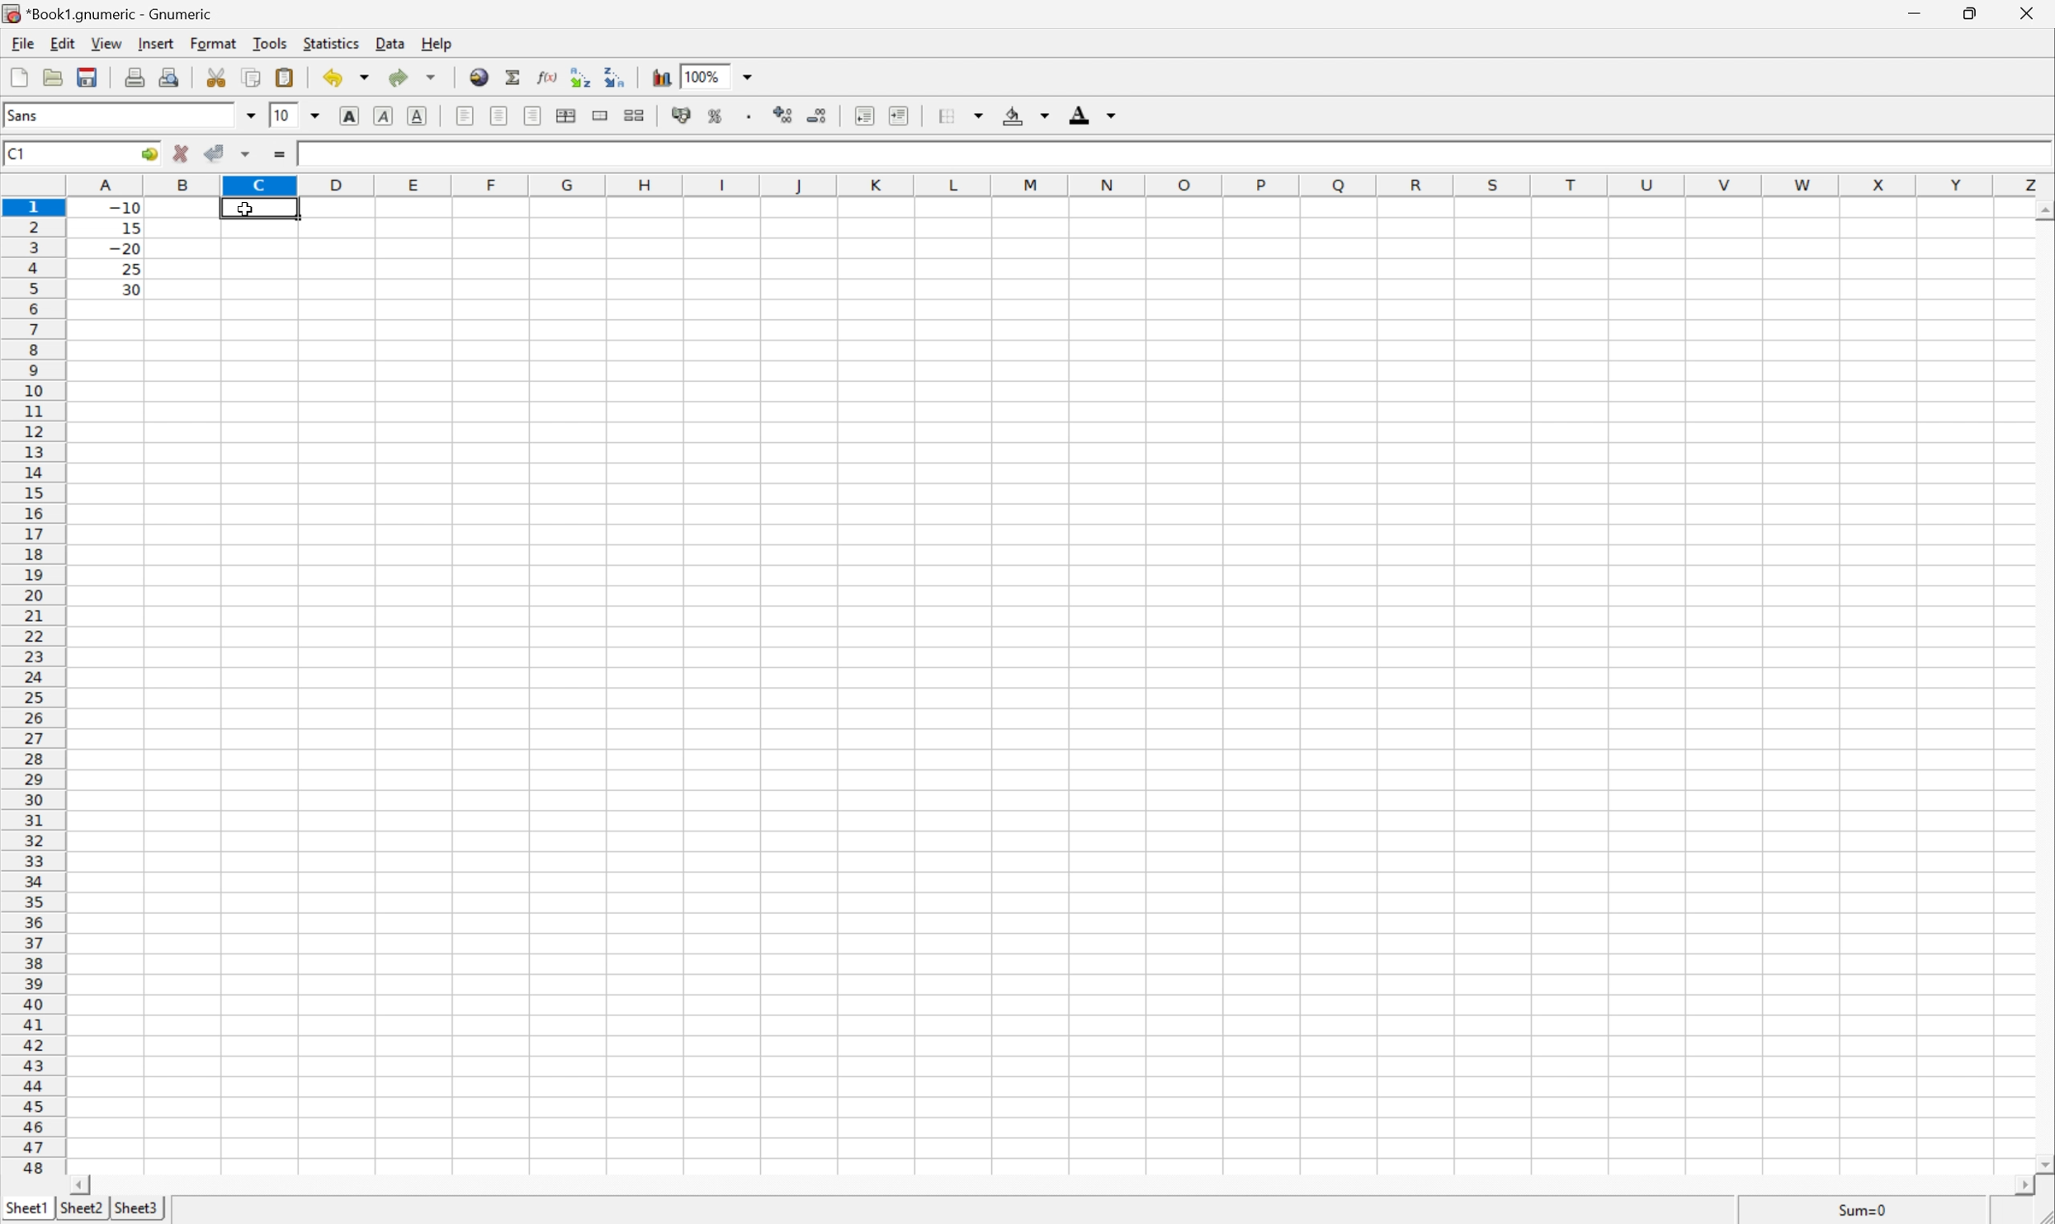  What do you see at coordinates (547, 75) in the screenshot?
I see `Edit a function in current cell` at bounding box center [547, 75].